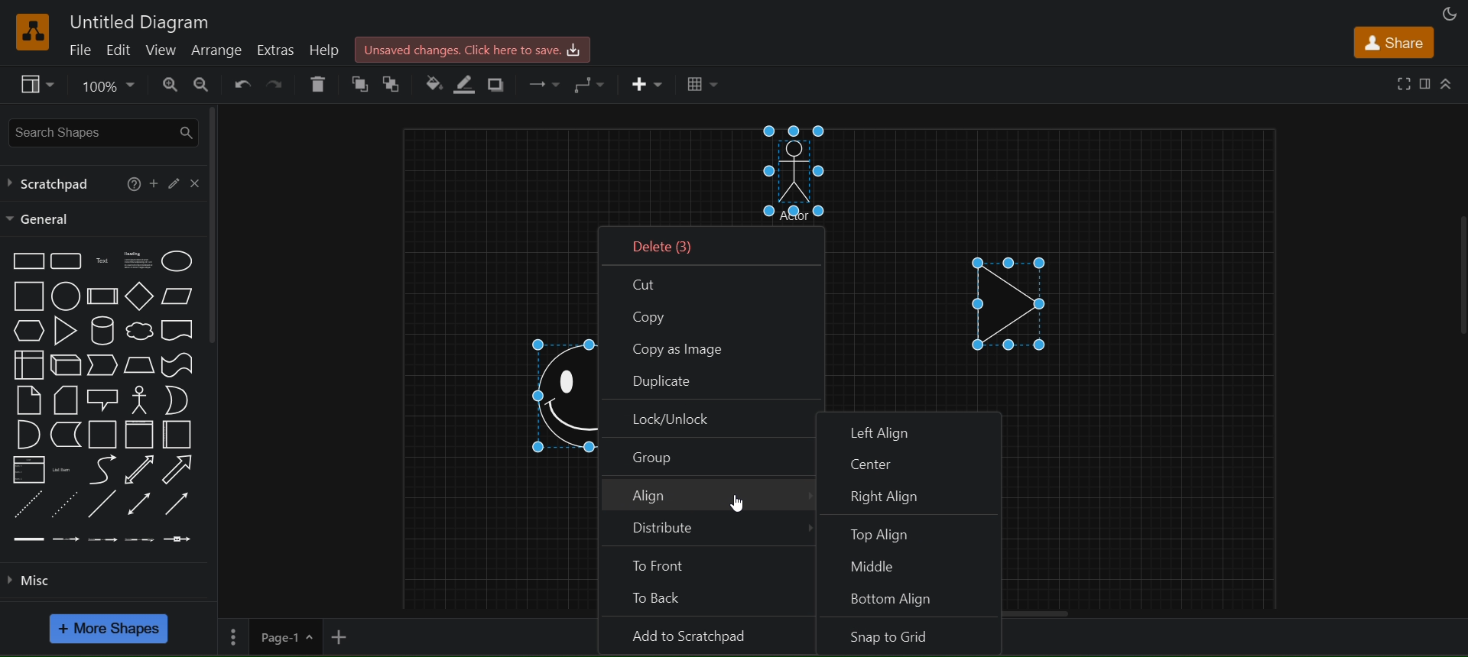 Image resolution: width=1468 pixels, height=657 pixels. Describe the element at coordinates (239, 83) in the screenshot. I see `undo` at that location.